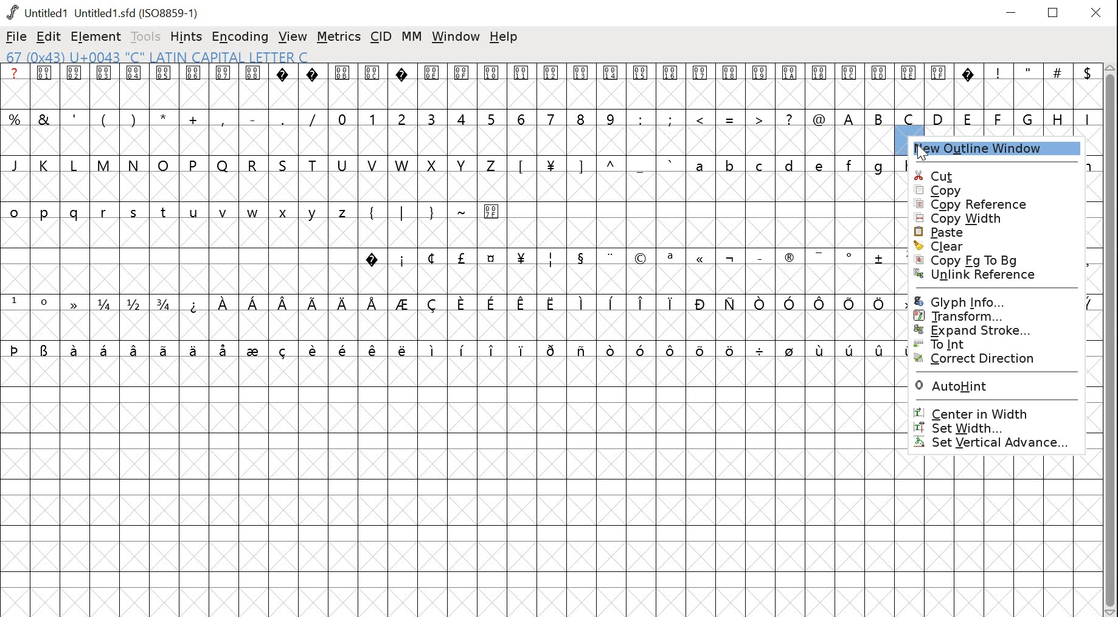  I want to click on scrollbar, so click(1111, 341).